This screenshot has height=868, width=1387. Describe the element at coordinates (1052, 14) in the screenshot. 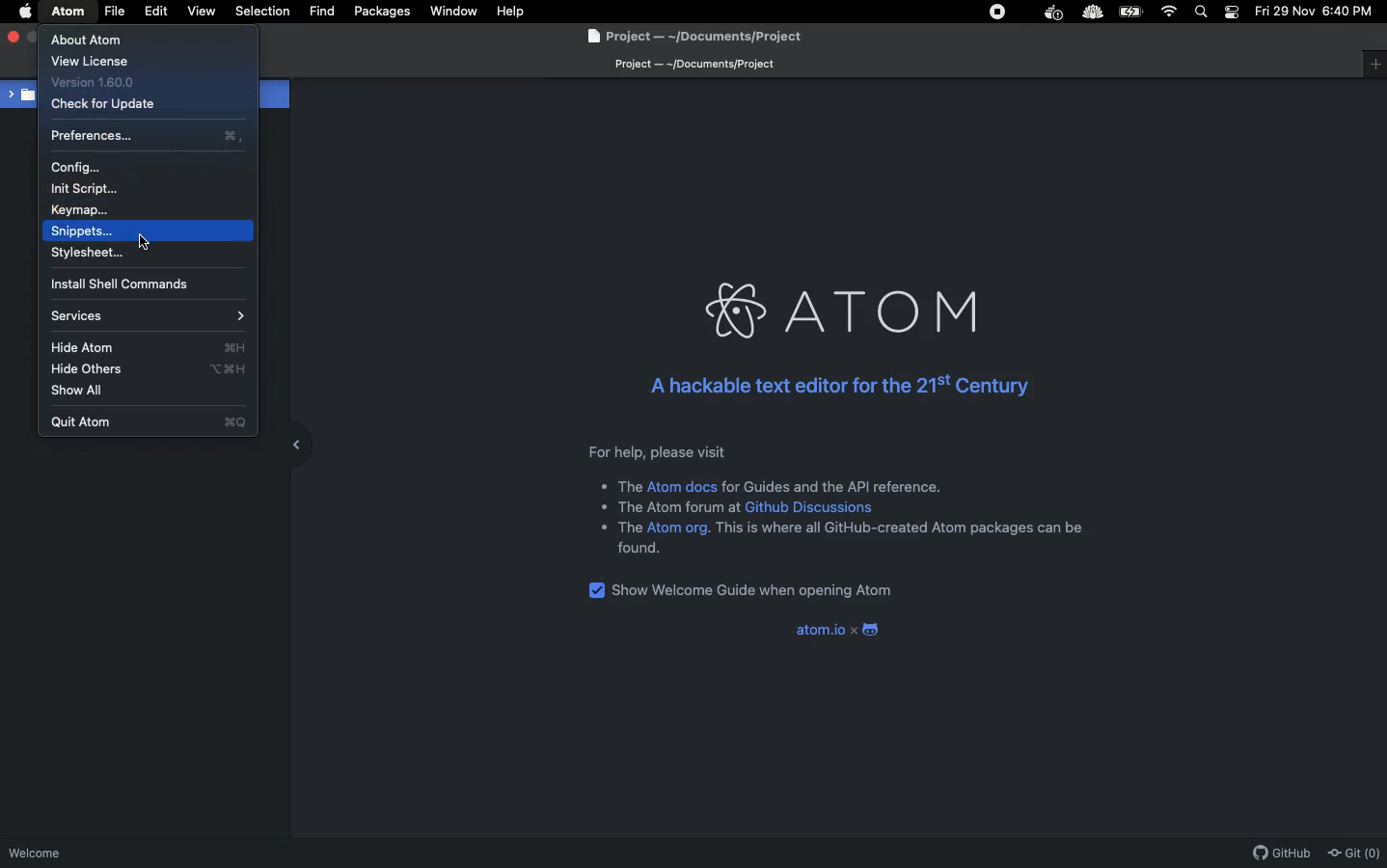

I see `extension` at that location.